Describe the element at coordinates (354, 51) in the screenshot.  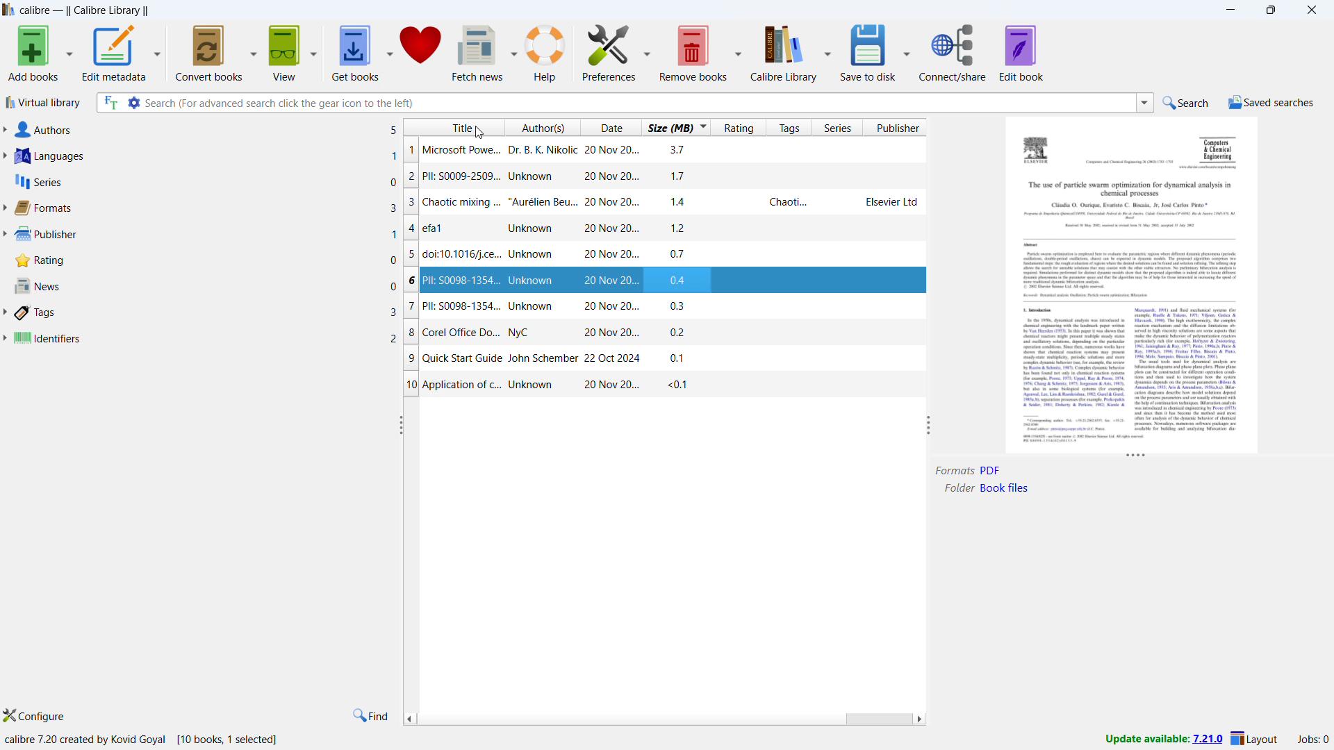
I see `get books` at that location.